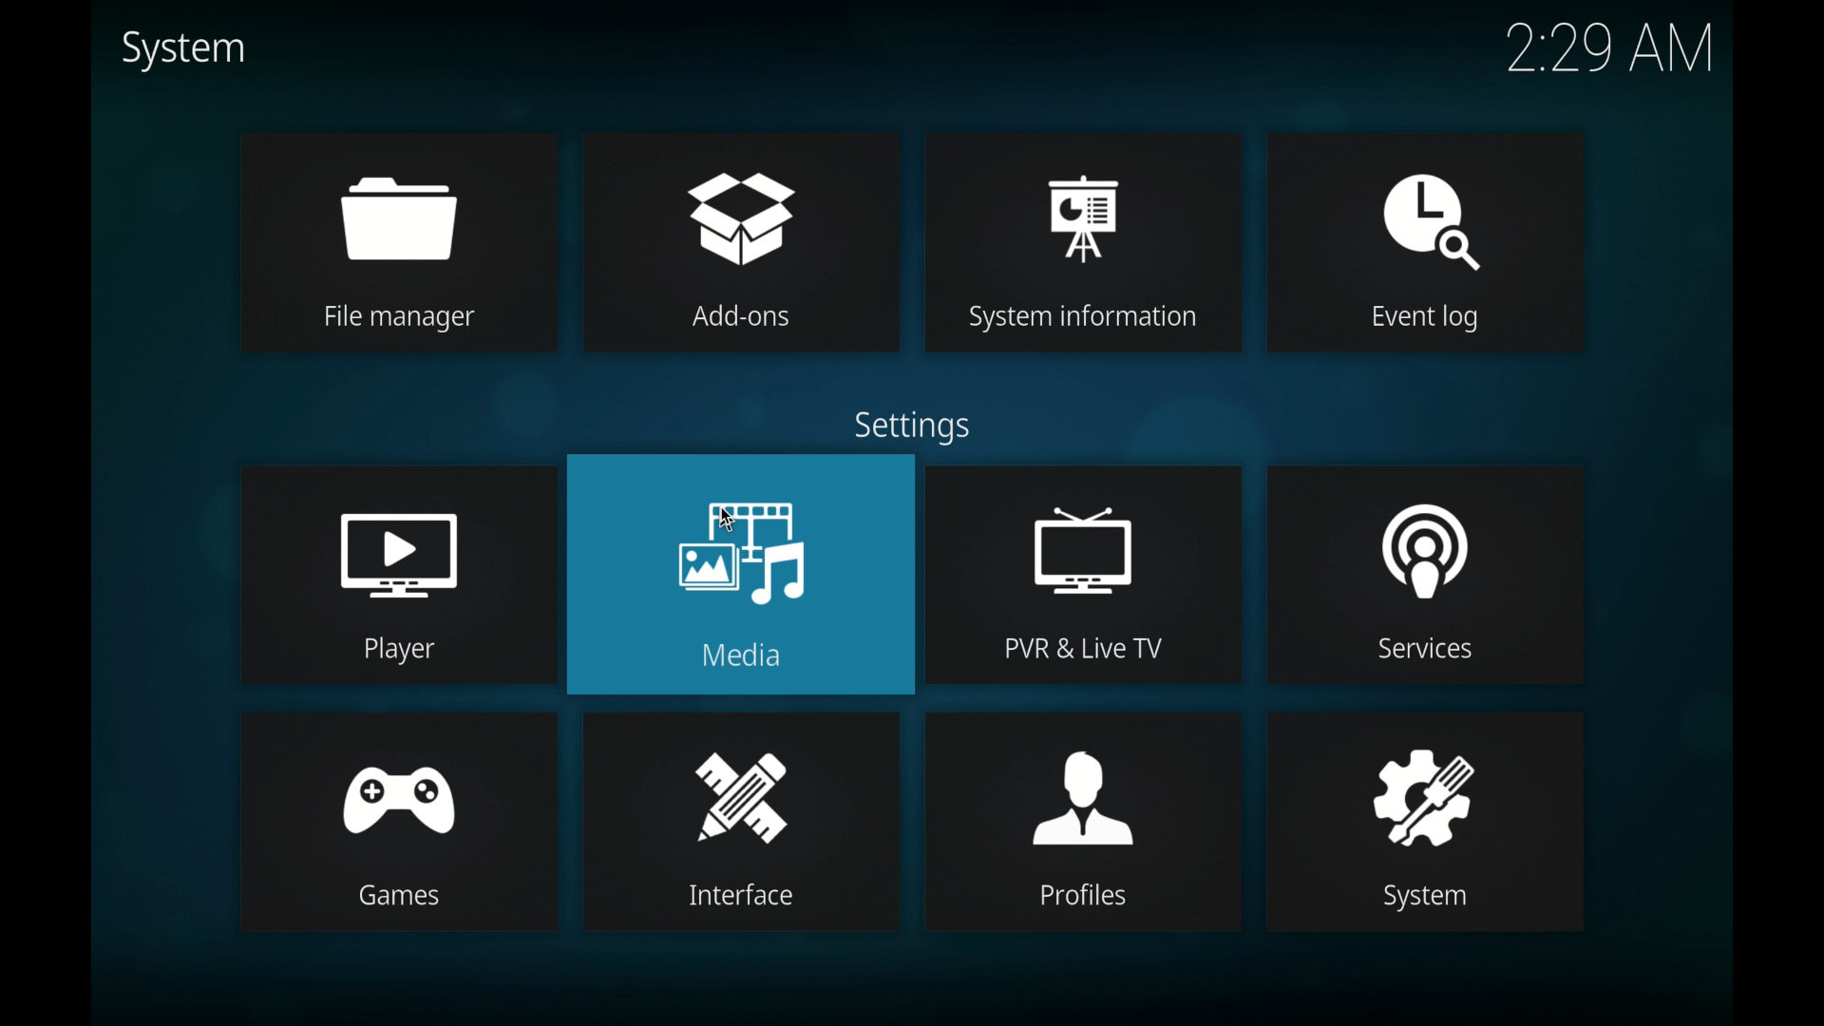 Image resolution: width=1824 pixels, height=1026 pixels. I want to click on System, so click(1413, 895).